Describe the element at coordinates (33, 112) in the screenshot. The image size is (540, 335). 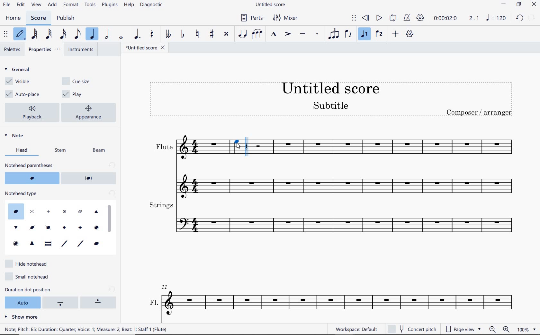
I see `PLAYBACK` at that location.